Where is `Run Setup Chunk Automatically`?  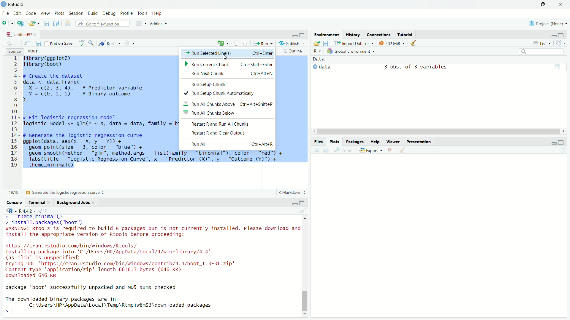
Run Setup Chunk Automatically is located at coordinates (228, 94).